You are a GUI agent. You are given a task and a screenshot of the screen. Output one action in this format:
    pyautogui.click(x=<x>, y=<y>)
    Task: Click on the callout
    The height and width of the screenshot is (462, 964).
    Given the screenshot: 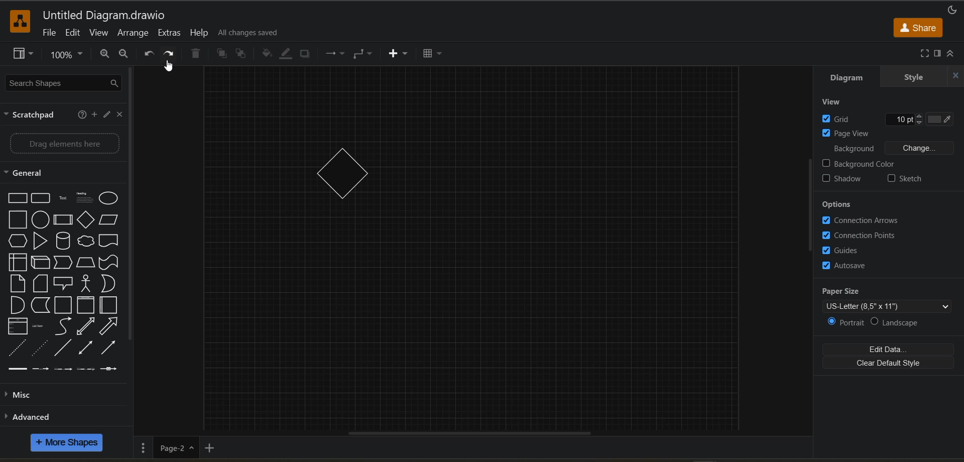 What is the action you would take?
    pyautogui.click(x=63, y=284)
    